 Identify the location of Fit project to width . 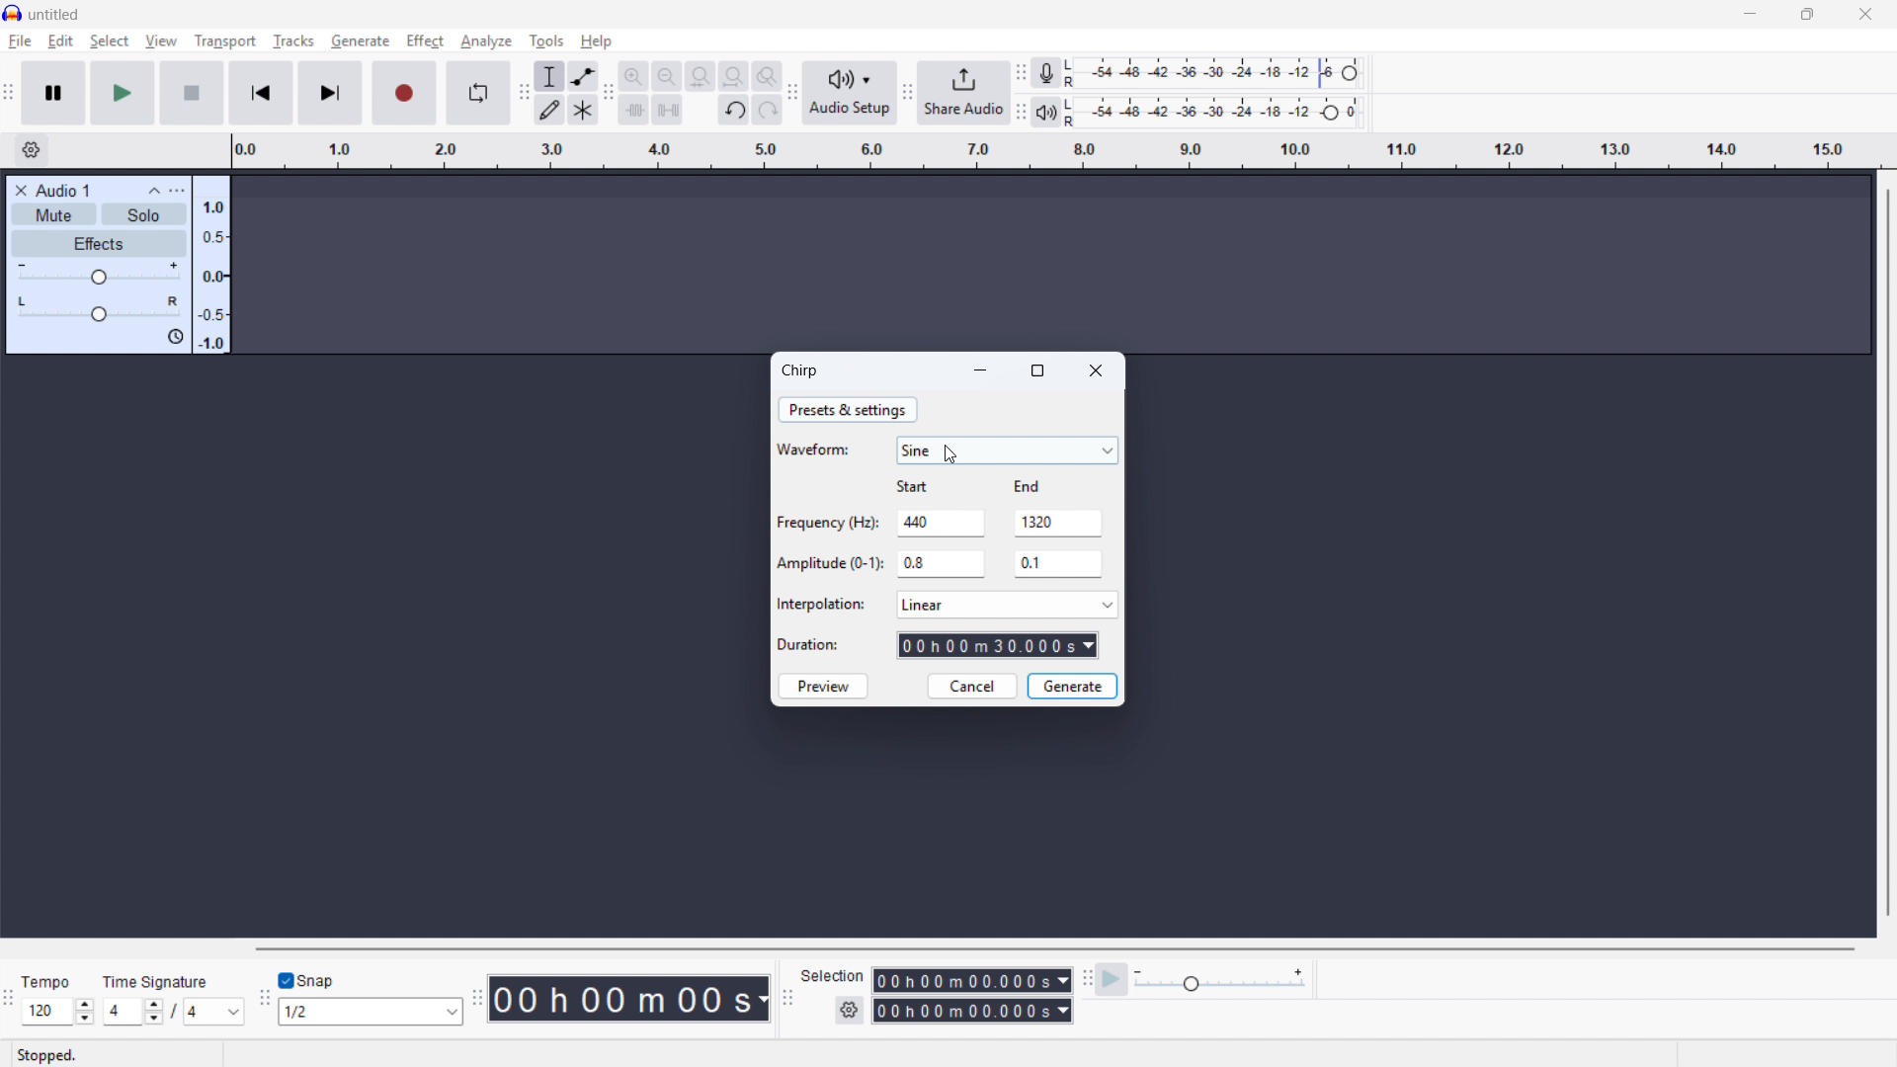
(735, 75).